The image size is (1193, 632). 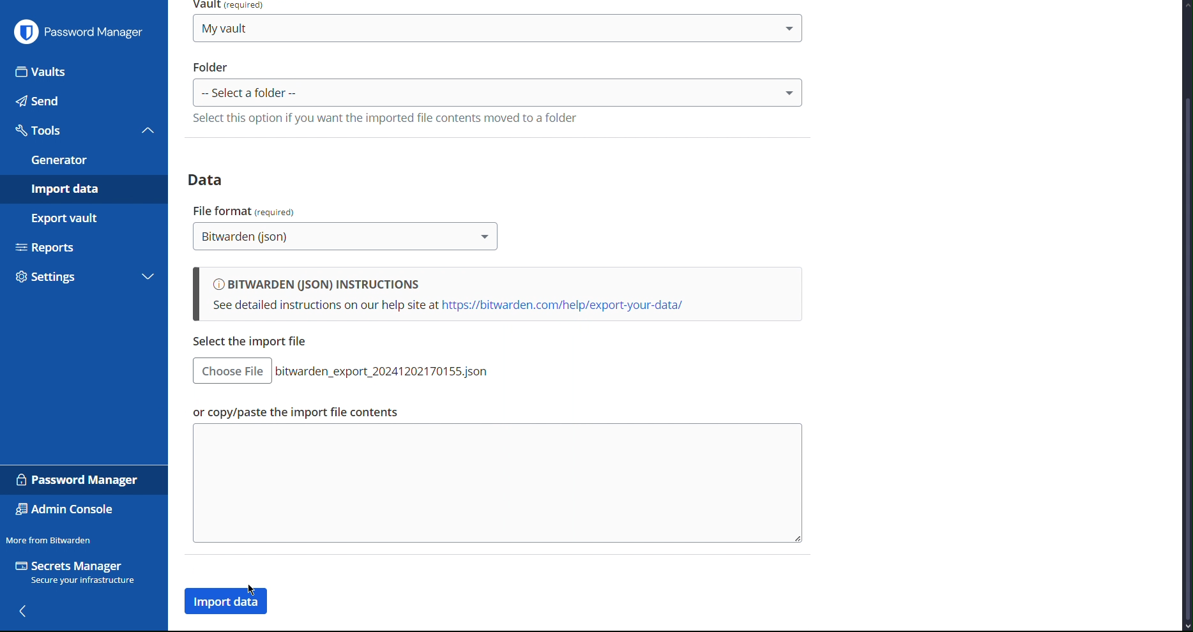 What do you see at coordinates (211, 66) in the screenshot?
I see `folder` at bounding box center [211, 66].